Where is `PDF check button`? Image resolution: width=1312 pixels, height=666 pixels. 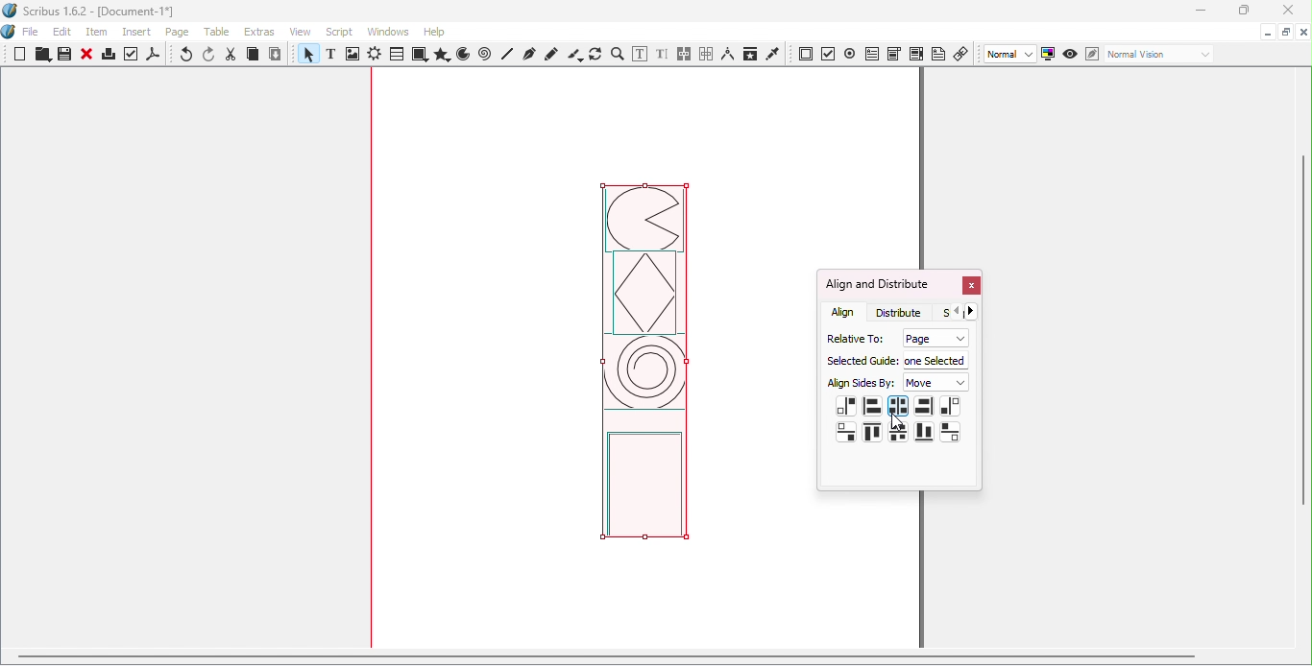 PDF check button is located at coordinates (829, 53).